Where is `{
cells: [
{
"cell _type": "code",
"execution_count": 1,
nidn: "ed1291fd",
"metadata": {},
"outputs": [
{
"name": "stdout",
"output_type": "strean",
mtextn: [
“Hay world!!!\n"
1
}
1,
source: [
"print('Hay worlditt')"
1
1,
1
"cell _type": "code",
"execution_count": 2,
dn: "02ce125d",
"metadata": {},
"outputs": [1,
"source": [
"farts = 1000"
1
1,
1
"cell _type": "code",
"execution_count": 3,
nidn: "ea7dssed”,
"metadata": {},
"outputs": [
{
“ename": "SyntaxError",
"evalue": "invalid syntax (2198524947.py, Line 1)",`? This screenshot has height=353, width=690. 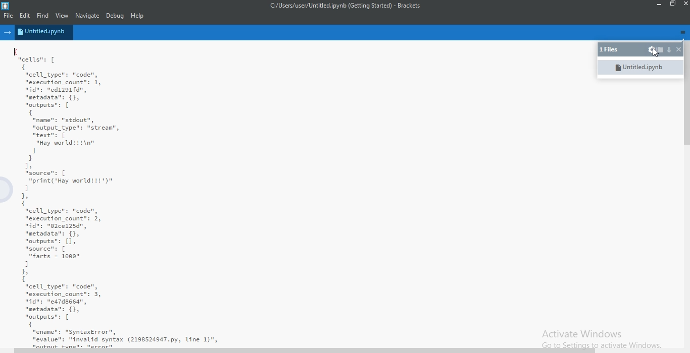
{
cells: [
{
"cell _type": "code",
"execution_count": 1,
nidn: "ed1291fd",
"metadata": {},
"outputs": [
{
"name": "stdout",
"output_type": "strean",
mtextn: [
“Hay world!!!\n"
1
}
1,
source: [
"print('Hay worlditt')"
1
1,
1
"cell _type": "code",
"execution_count": 2,
dn: "02ce125d",
"metadata": {},
"outputs": [1,
"source": [
"farts = 1000"
1
1,
1
"cell _type": "code",
"execution_count": 3,
nidn: "ea7dssed”,
"metadata": {},
"outputs": [
{
“ename": "SyntaxError",
"evalue": "invalid syntax (2198524947.py, Line 1)", is located at coordinates (295, 196).